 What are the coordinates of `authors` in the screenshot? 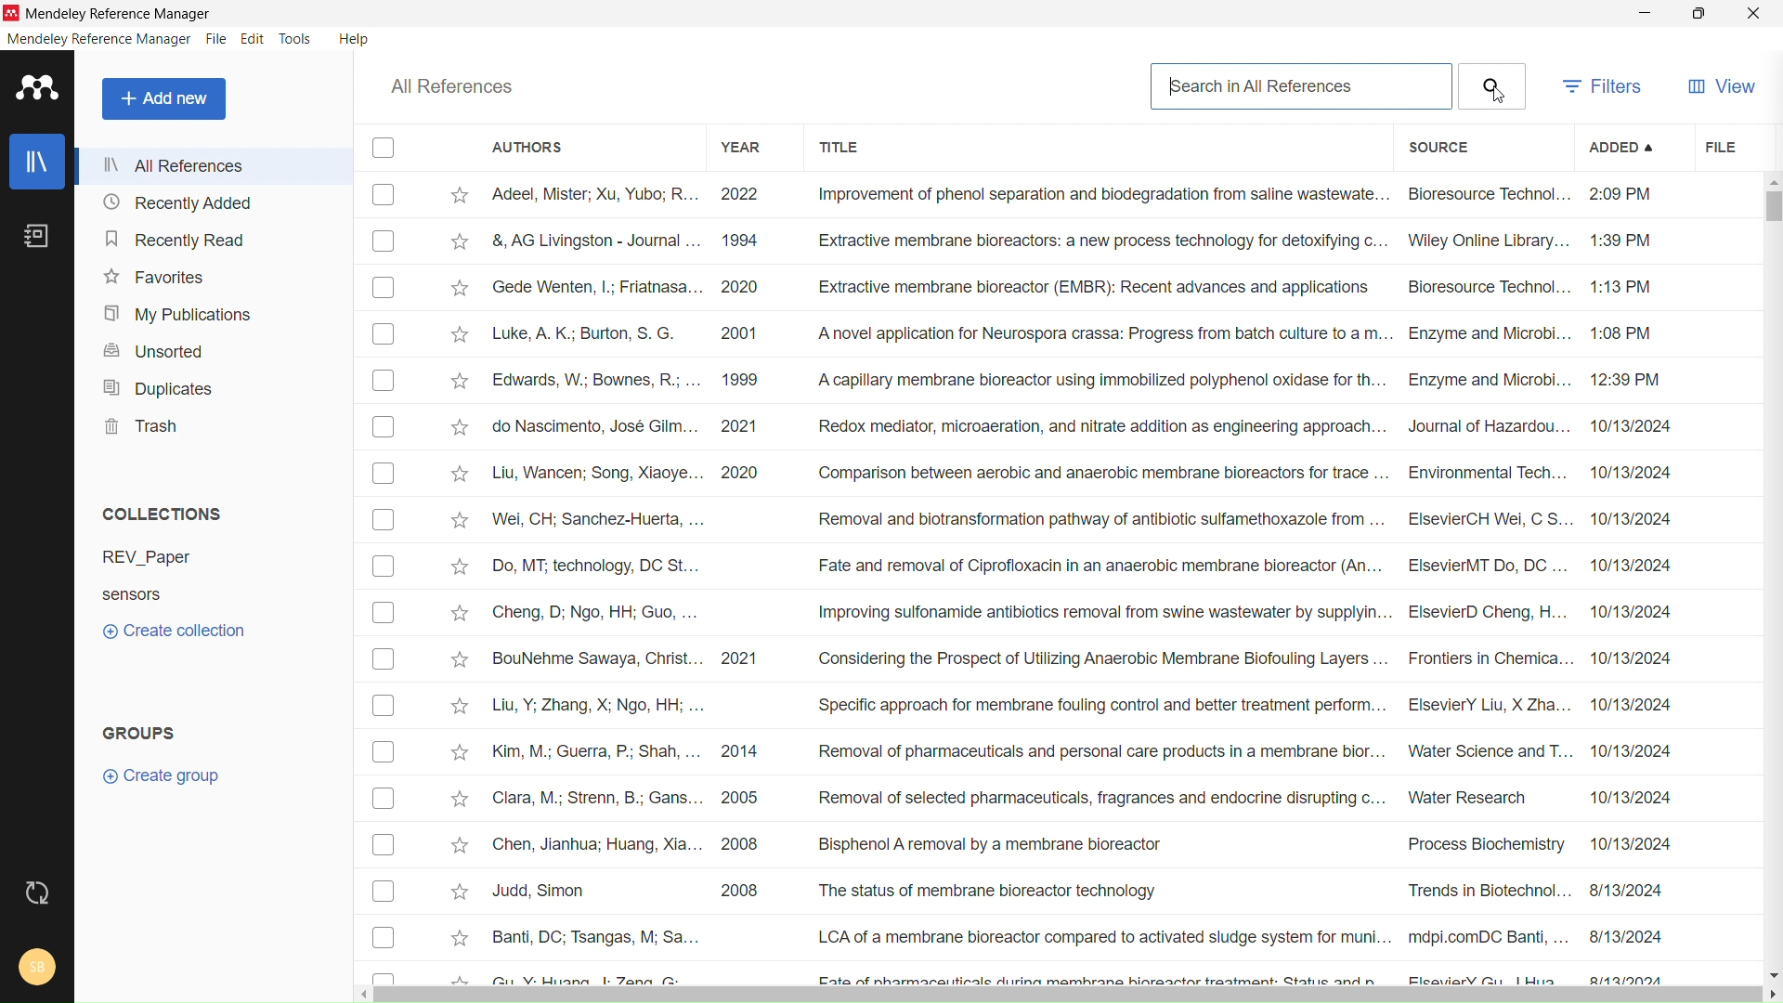 It's located at (553, 148).